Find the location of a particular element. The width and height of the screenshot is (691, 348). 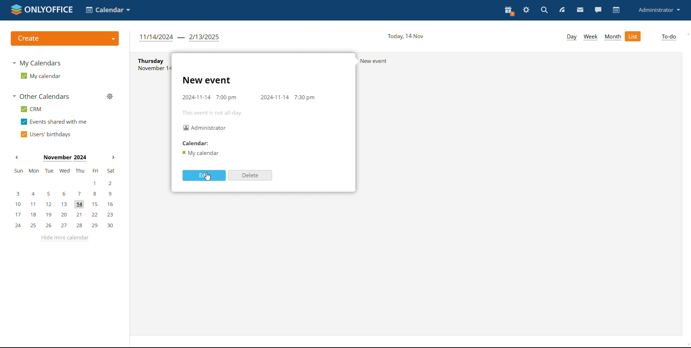

other calendars is located at coordinates (40, 96).